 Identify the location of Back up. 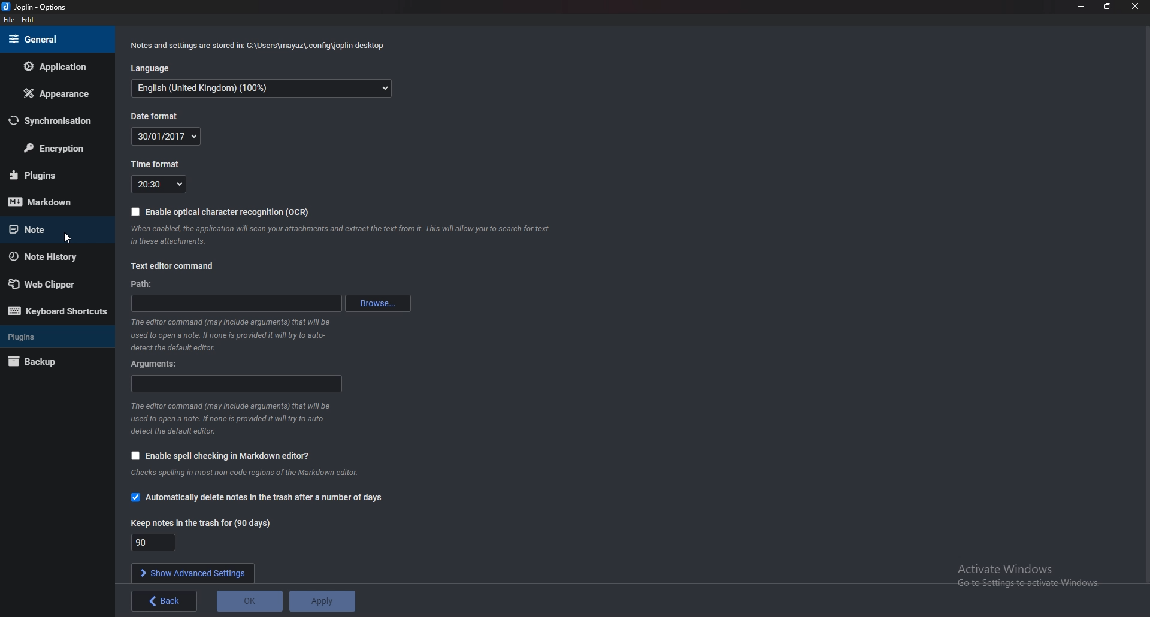
(46, 362).